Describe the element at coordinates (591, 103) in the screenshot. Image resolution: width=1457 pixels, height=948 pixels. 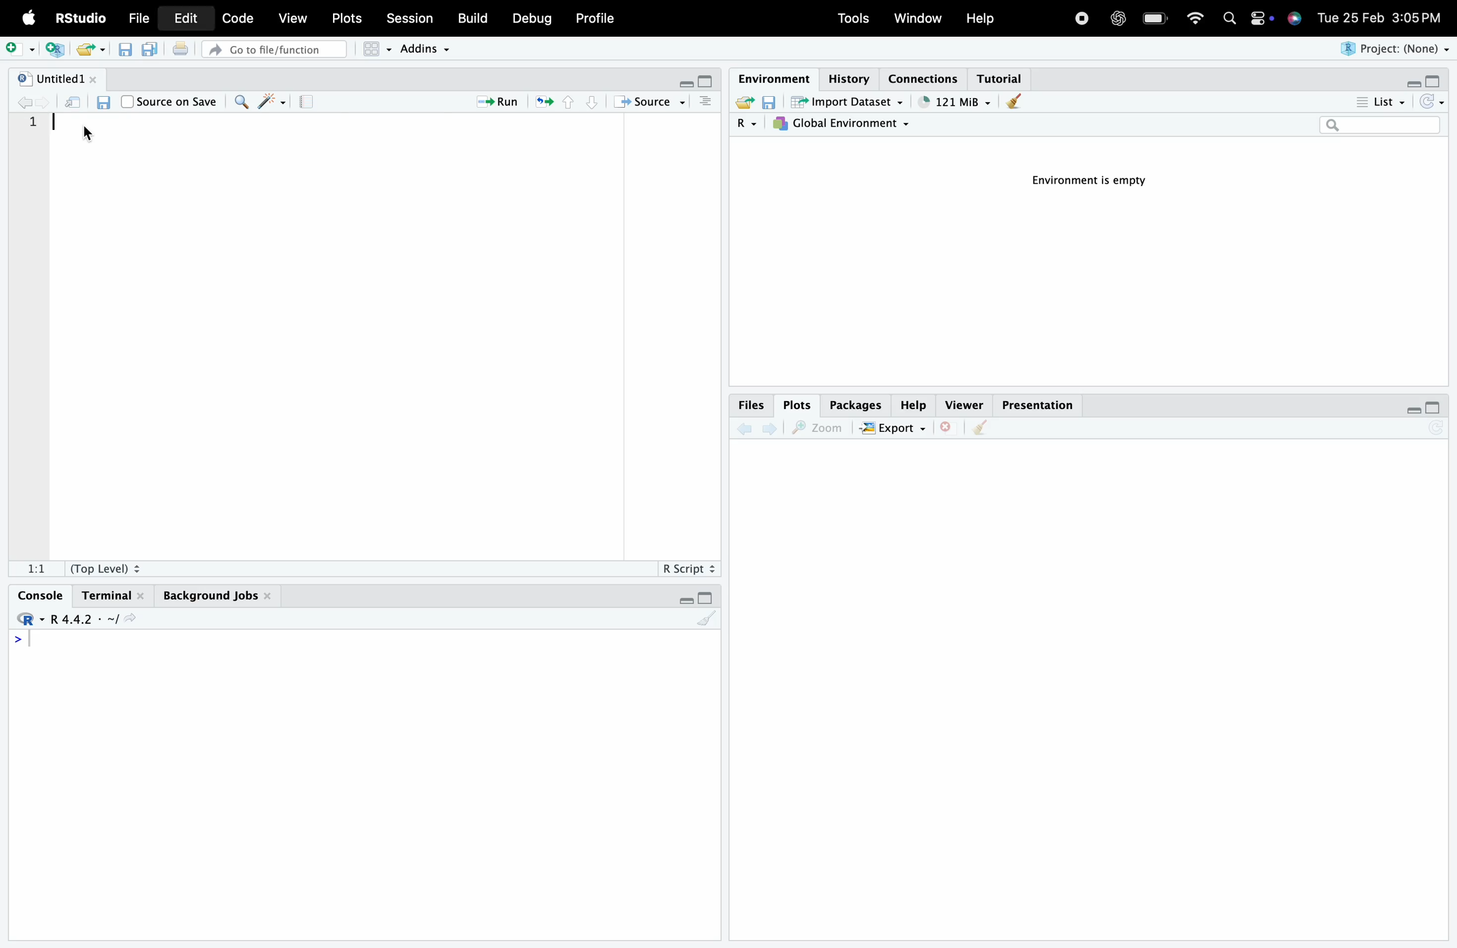
I see `Go to next section/chunk (Ctrl + pgDn)` at that location.